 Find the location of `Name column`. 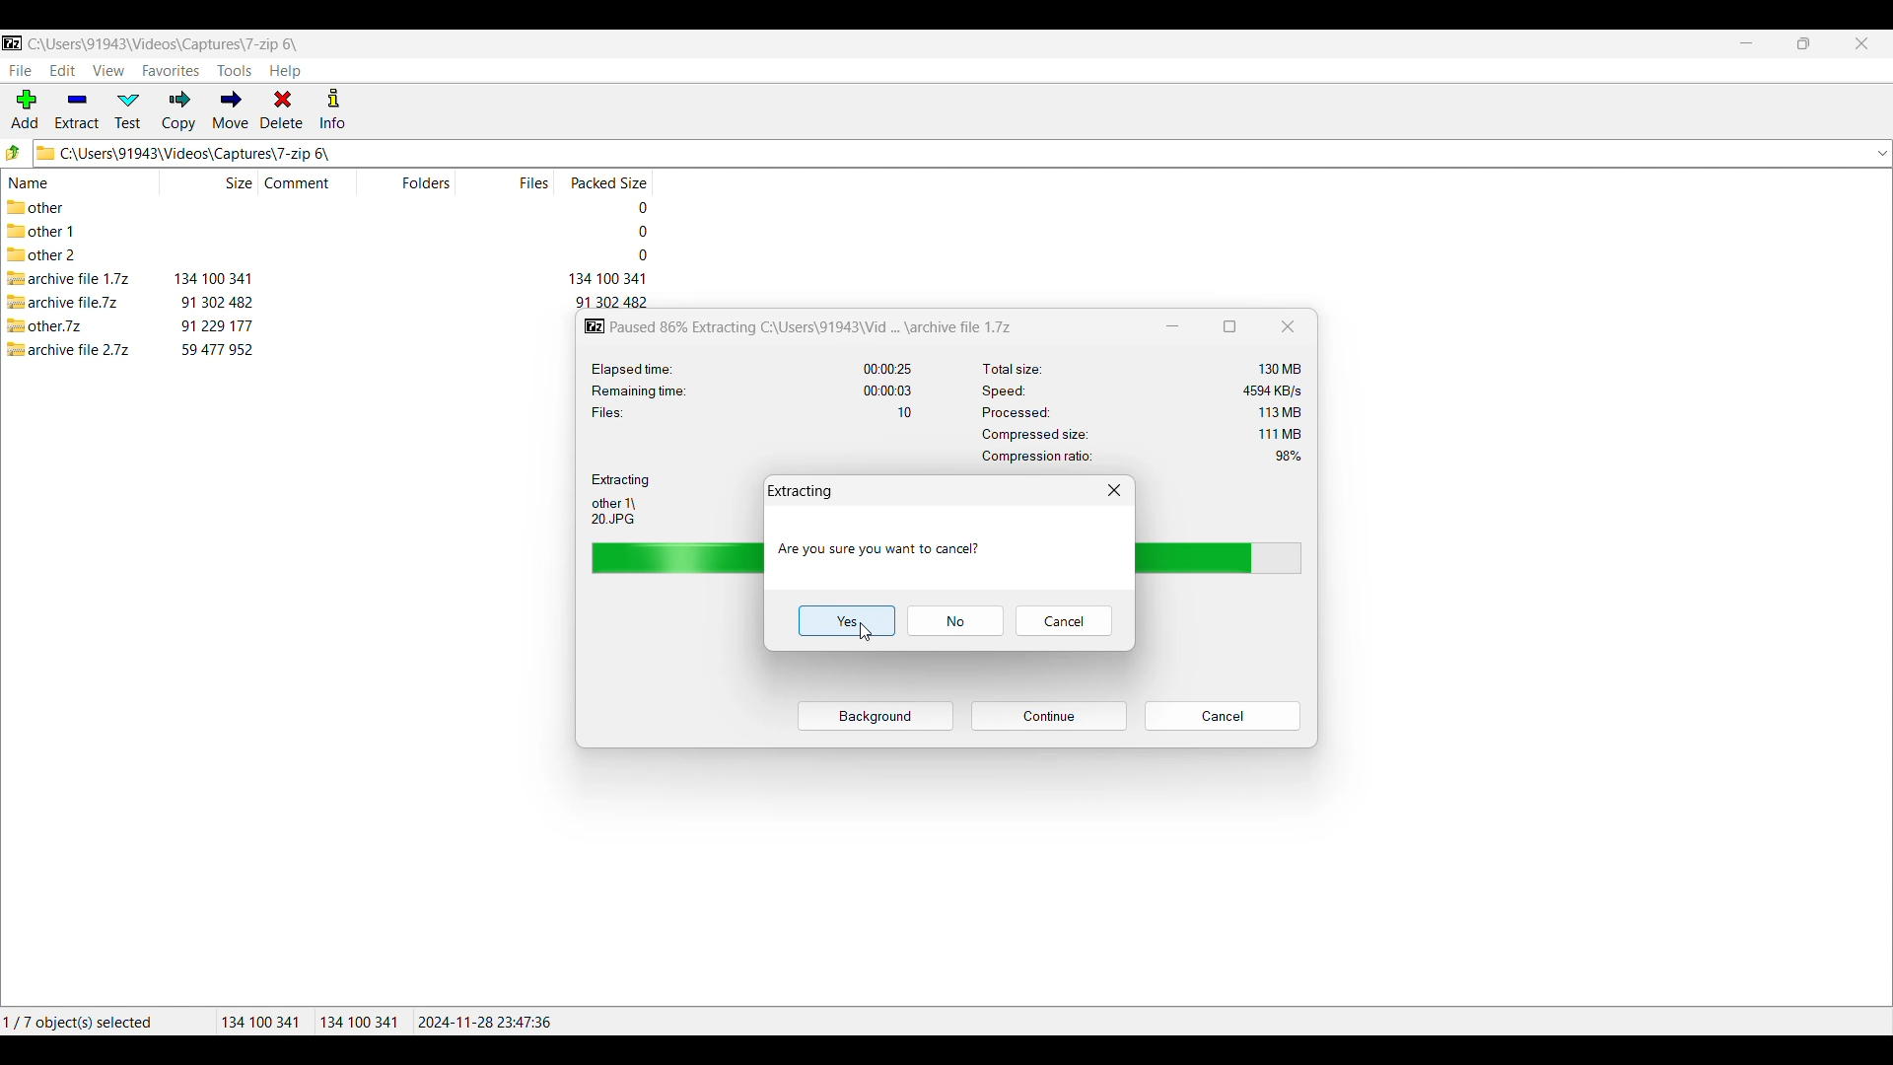

Name column is located at coordinates (63, 181).